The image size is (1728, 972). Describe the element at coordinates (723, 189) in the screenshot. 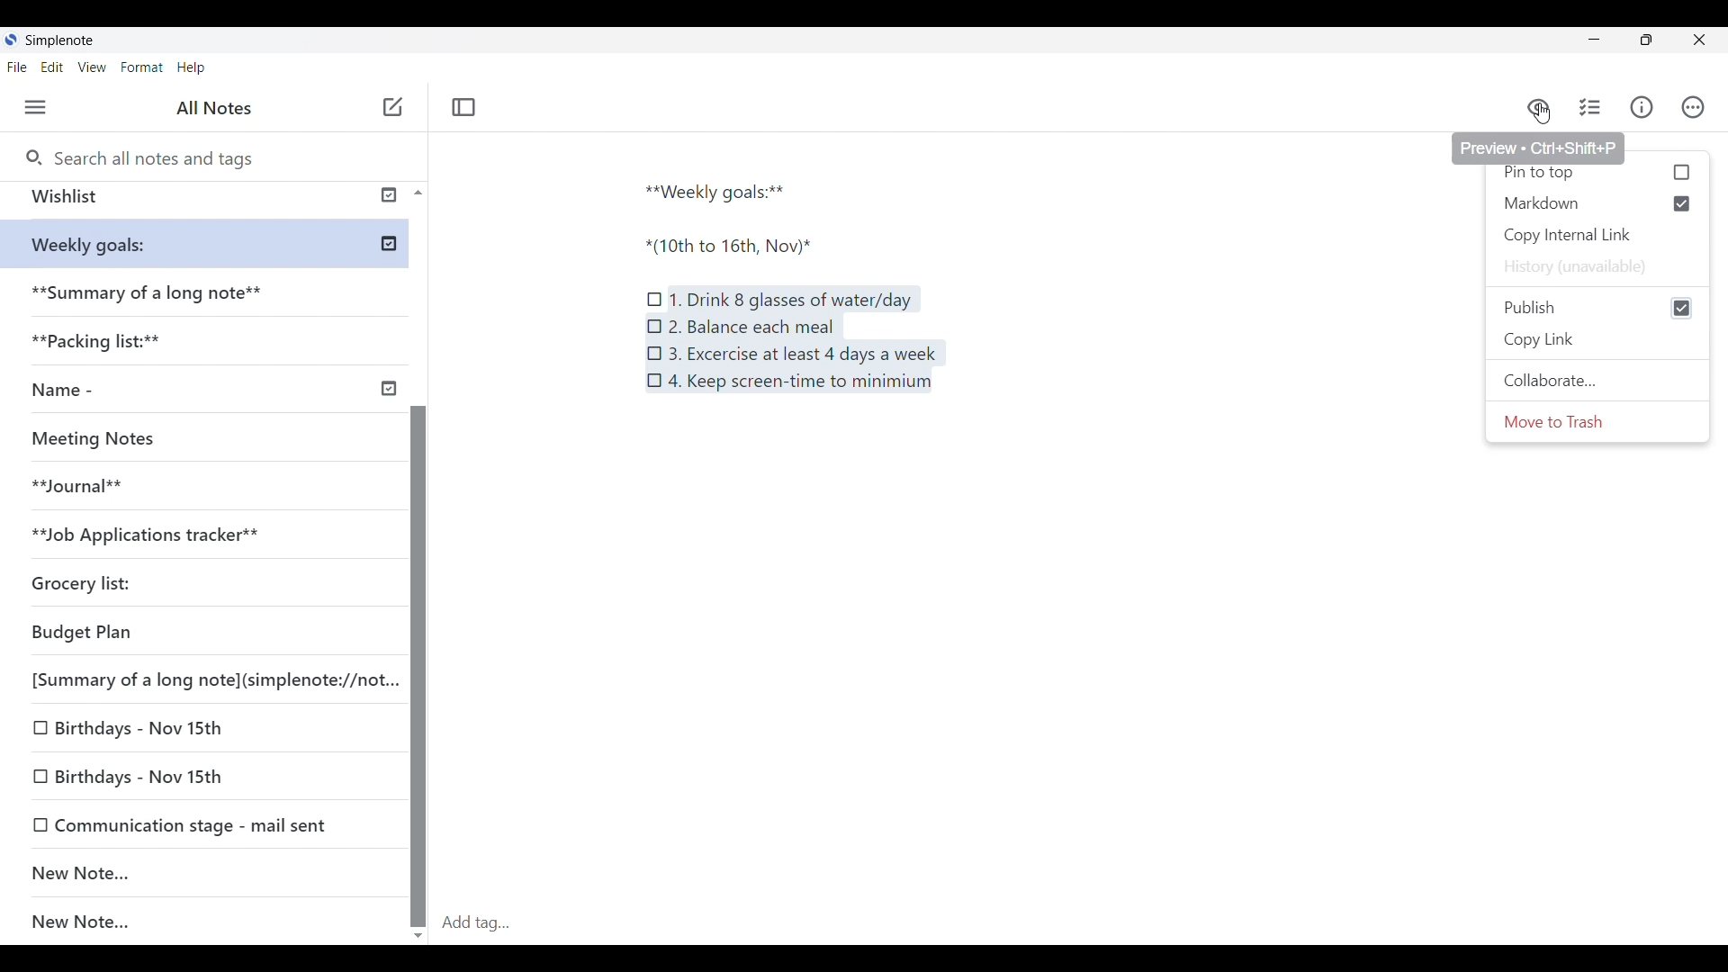

I see `**Weekly goals:**` at that location.